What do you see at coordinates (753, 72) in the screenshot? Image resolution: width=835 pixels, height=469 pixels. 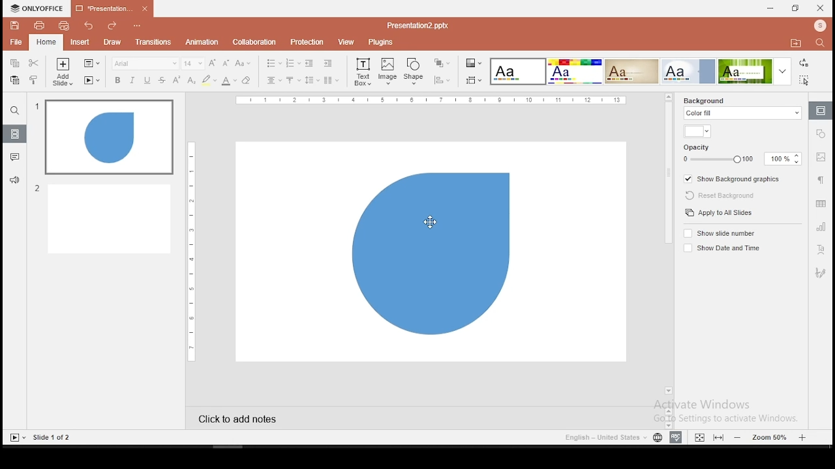 I see `theme` at bounding box center [753, 72].